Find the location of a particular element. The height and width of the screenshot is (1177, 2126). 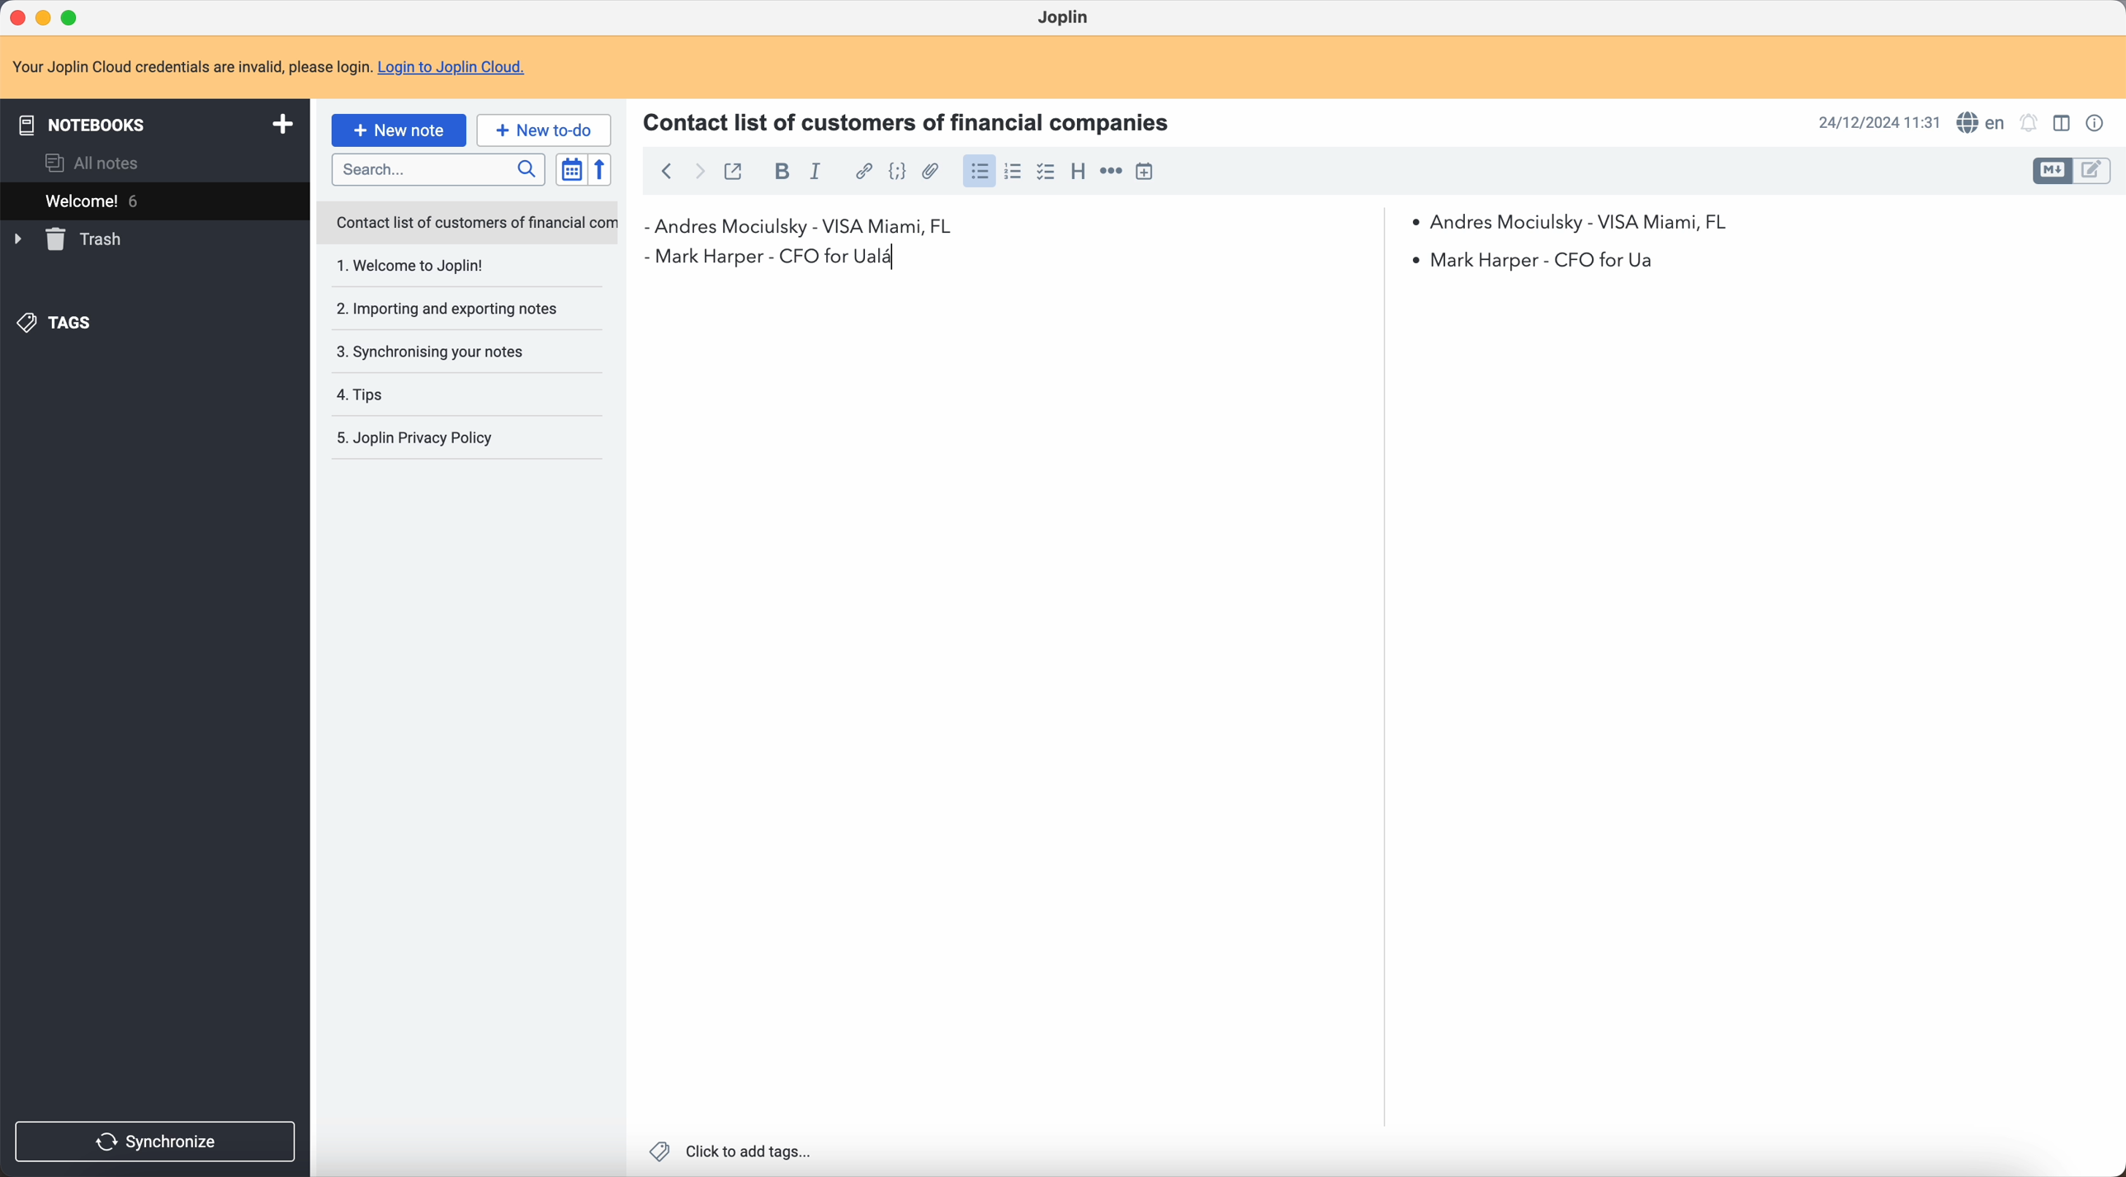

back is located at coordinates (666, 169).